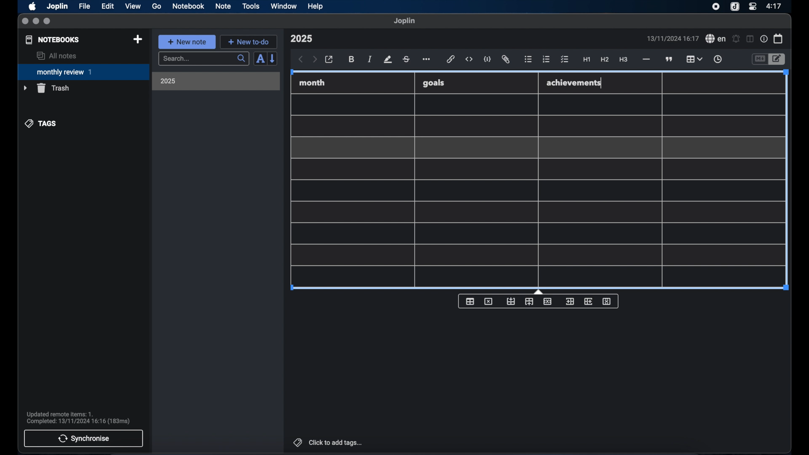 The image size is (809, 455). What do you see at coordinates (672, 38) in the screenshot?
I see `date` at bounding box center [672, 38].